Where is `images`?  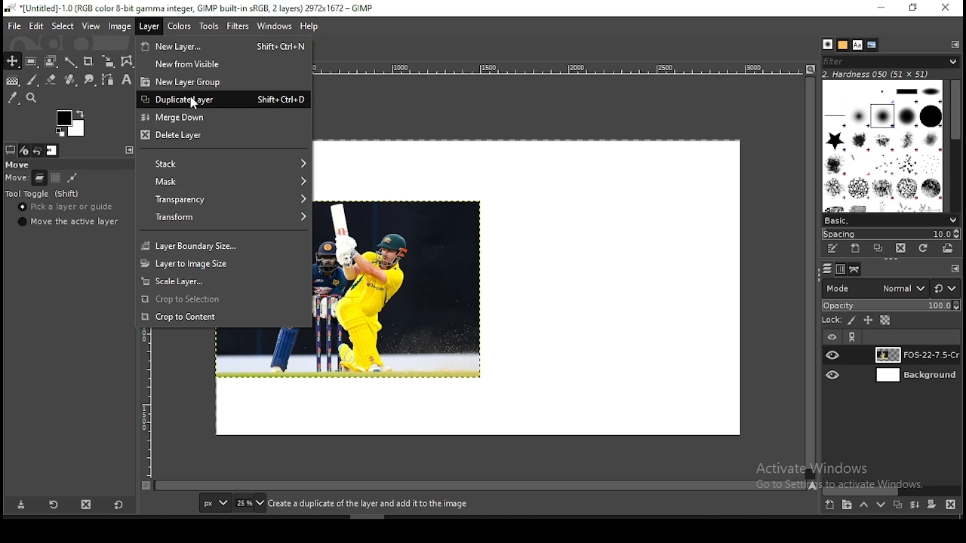
images is located at coordinates (52, 151).